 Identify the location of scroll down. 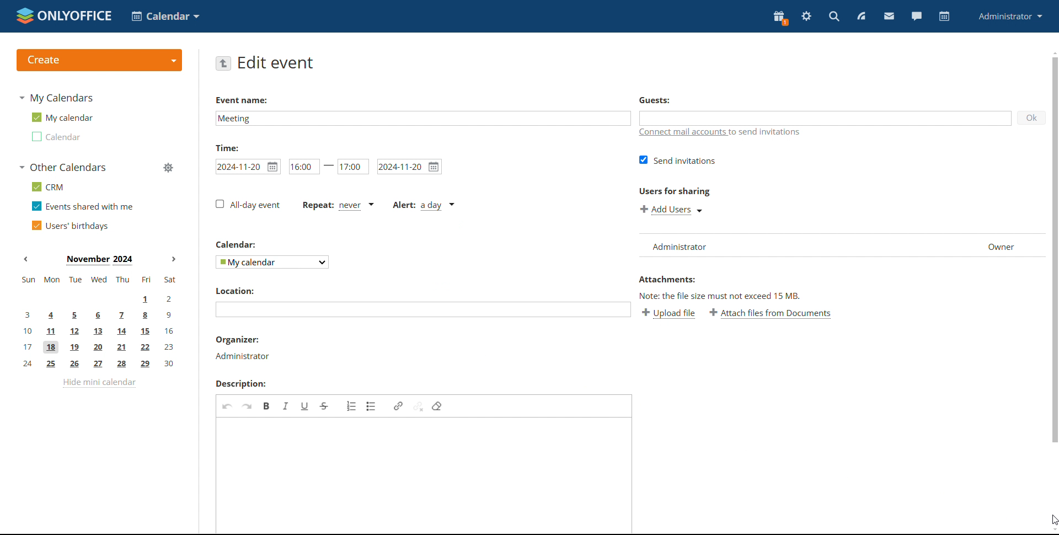
(1052, 531).